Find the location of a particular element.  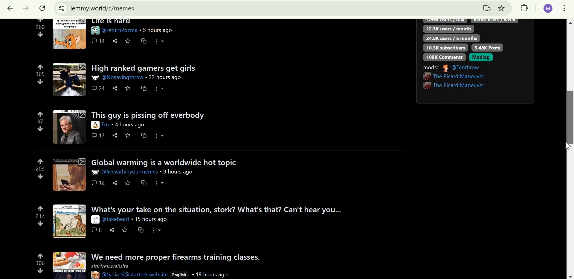

9 hours ago is located at coordinates (178, 172).